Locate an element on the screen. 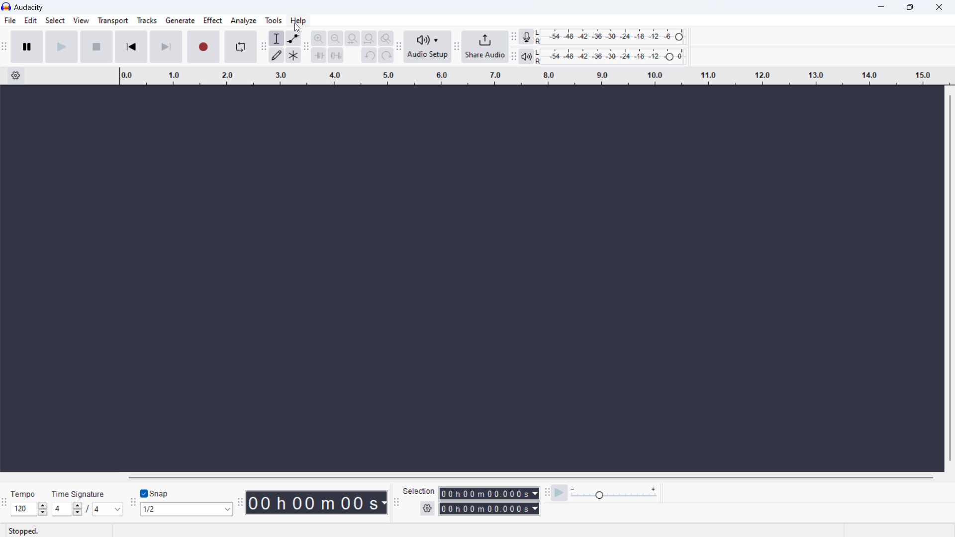 The height and width of the screenshot is (537, 955). fit project to width is located at coordinates (369, 38).